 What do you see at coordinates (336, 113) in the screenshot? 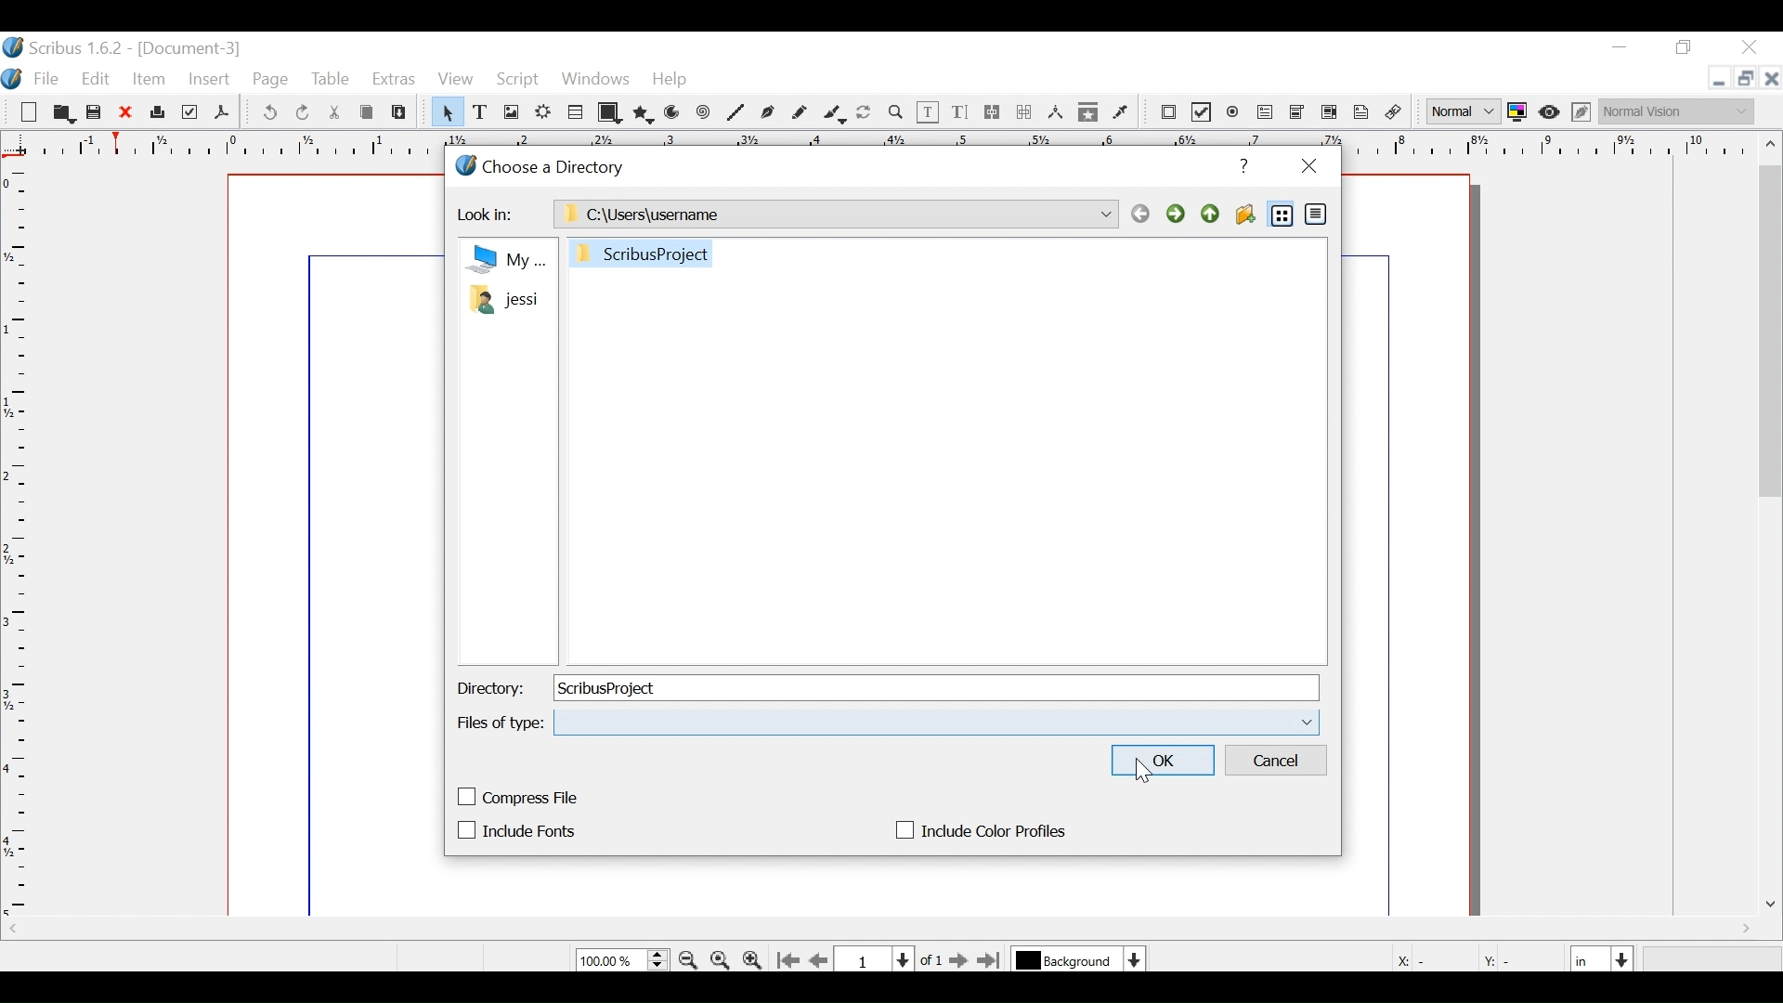
I see `Cut` at bounding box center [336, 113].